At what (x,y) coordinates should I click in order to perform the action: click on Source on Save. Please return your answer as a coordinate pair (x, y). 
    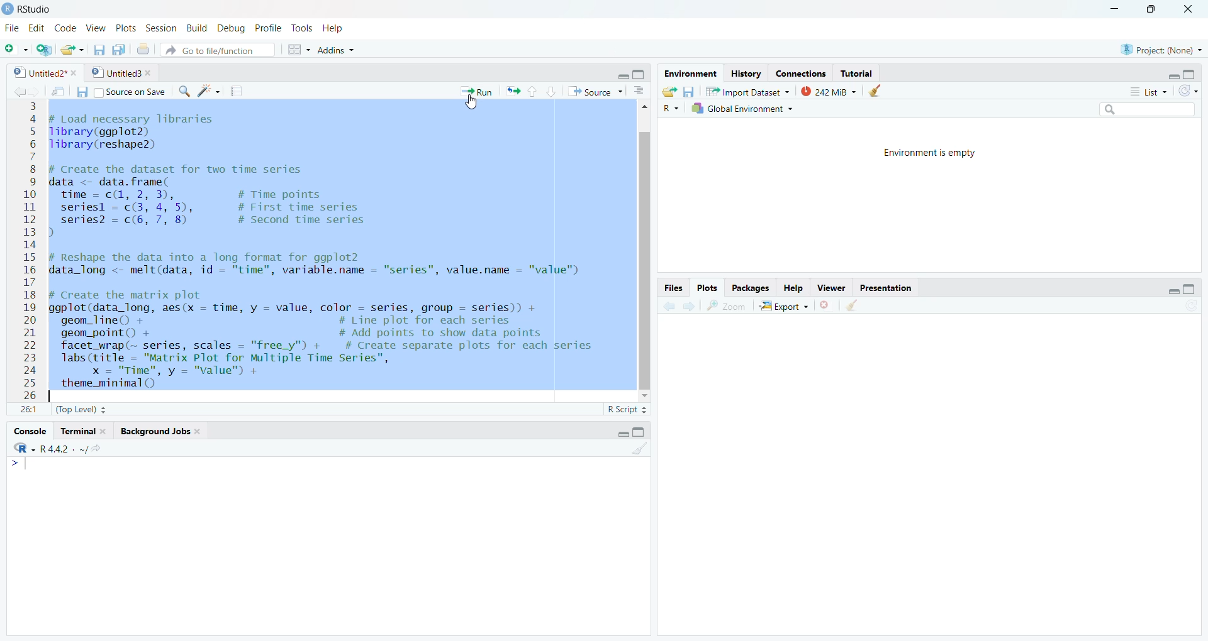
    Looking at the image, I should click on (121, 91).